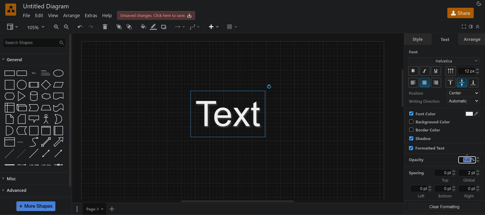  Describe the element at coordinates (9, 73) in the screenshot. I see `rectangle` at that location.